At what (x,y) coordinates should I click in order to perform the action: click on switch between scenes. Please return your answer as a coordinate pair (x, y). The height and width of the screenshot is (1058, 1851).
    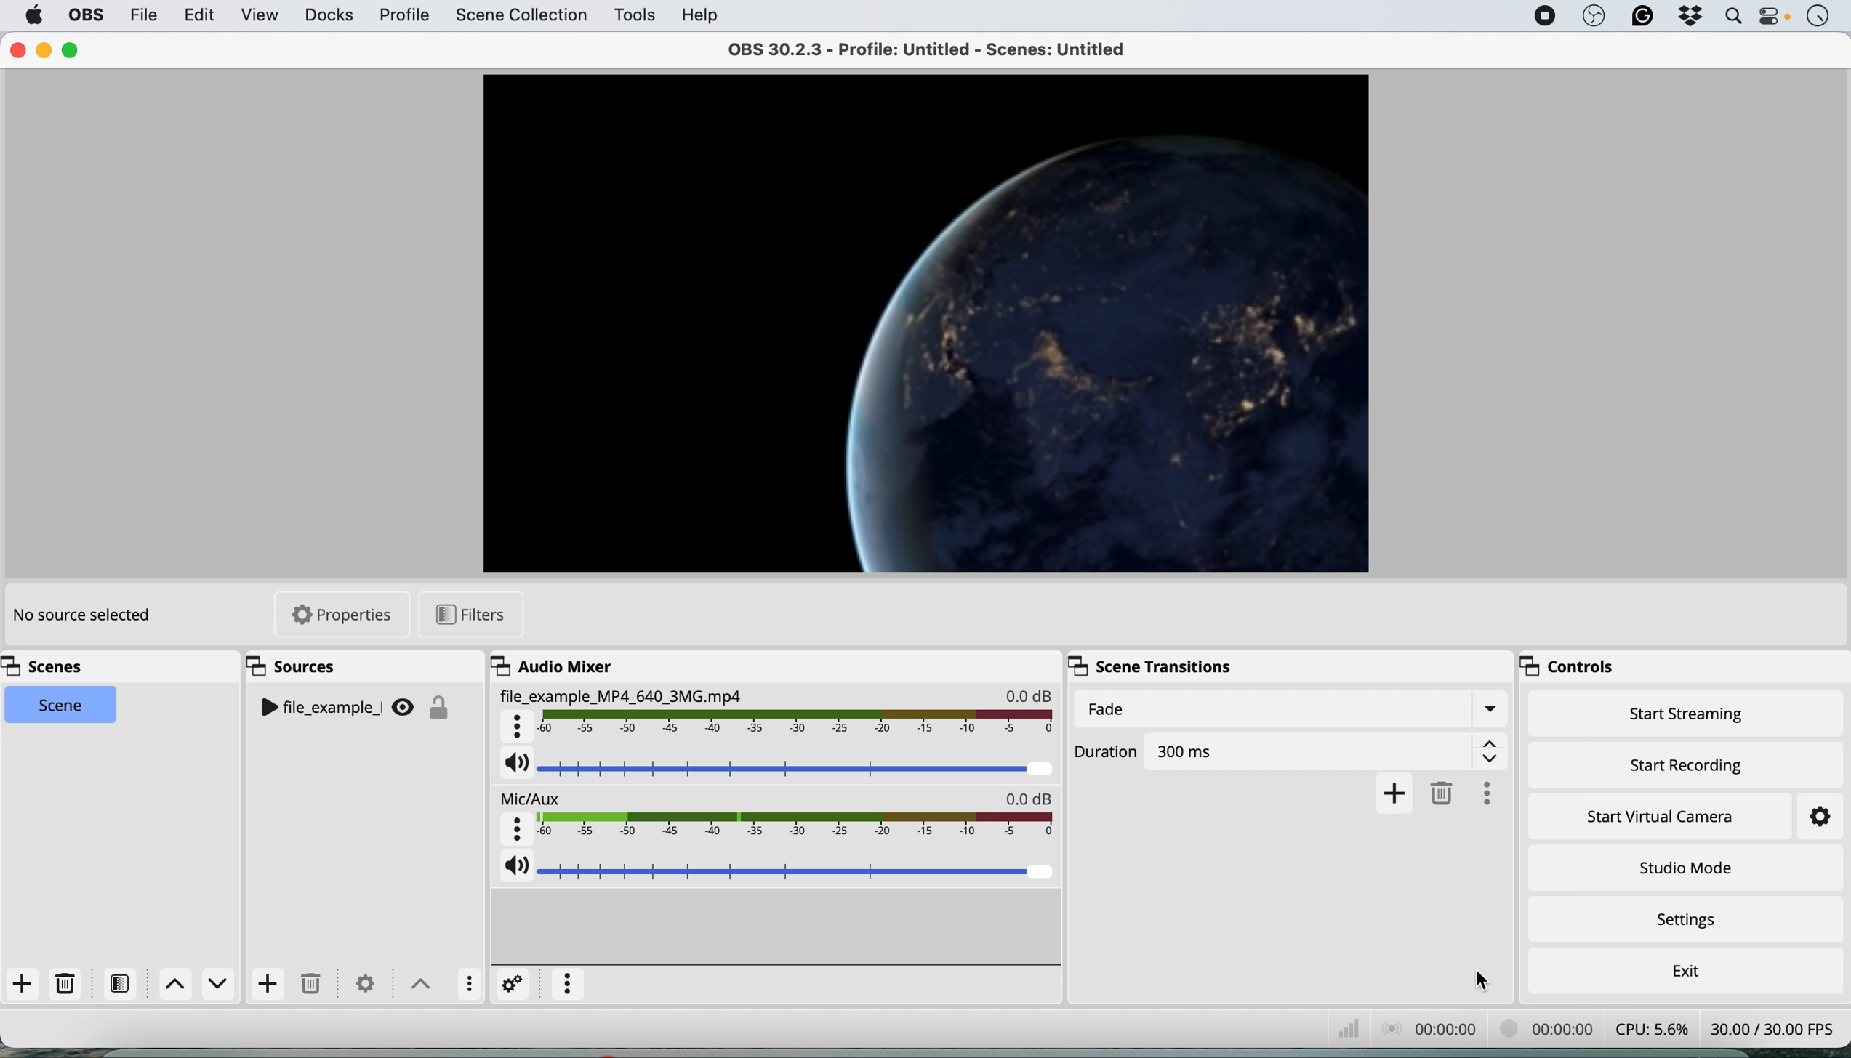
    Looking at the image, I should click on (198, 985).